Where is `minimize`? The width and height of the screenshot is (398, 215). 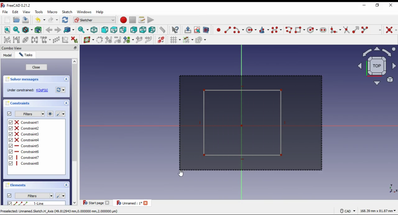 minimize is located at coordinates (364, 6).